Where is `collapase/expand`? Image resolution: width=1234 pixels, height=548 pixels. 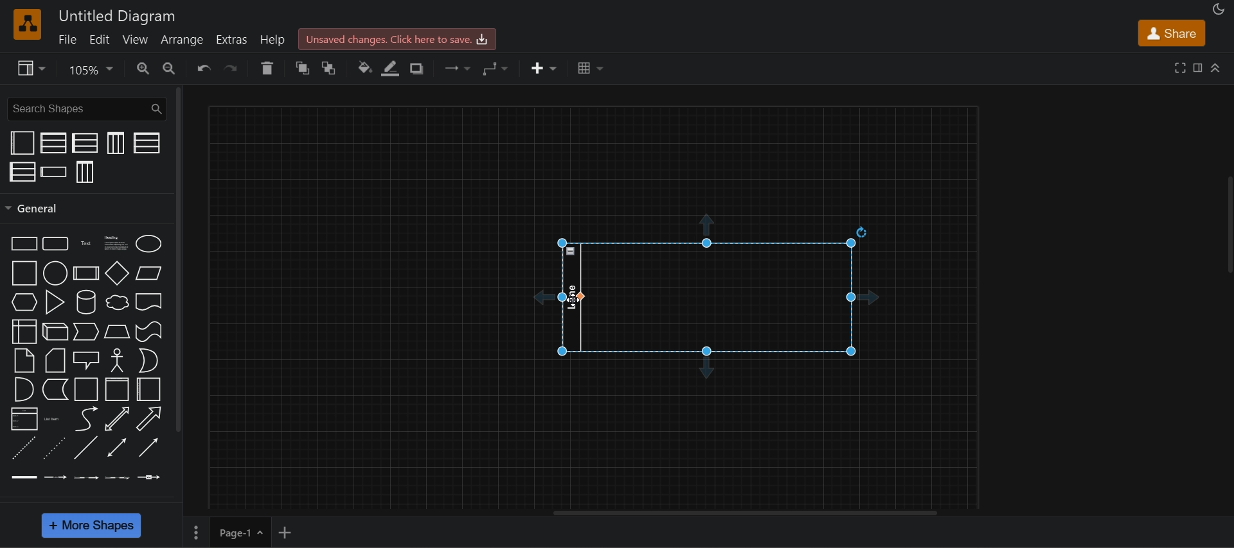 collapase/expand is located at coordinates (1219, 67).